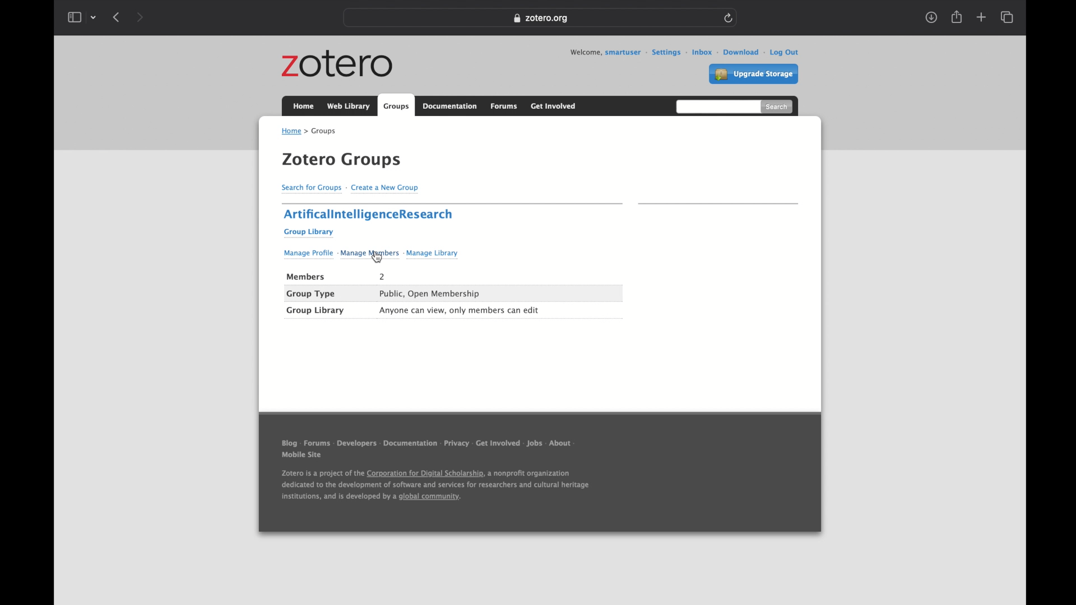 This screenshot has height=605, width=1076. Describe the element at coordinates (754, 75) in the screenshot. I see `upgrade  storage` at that location.